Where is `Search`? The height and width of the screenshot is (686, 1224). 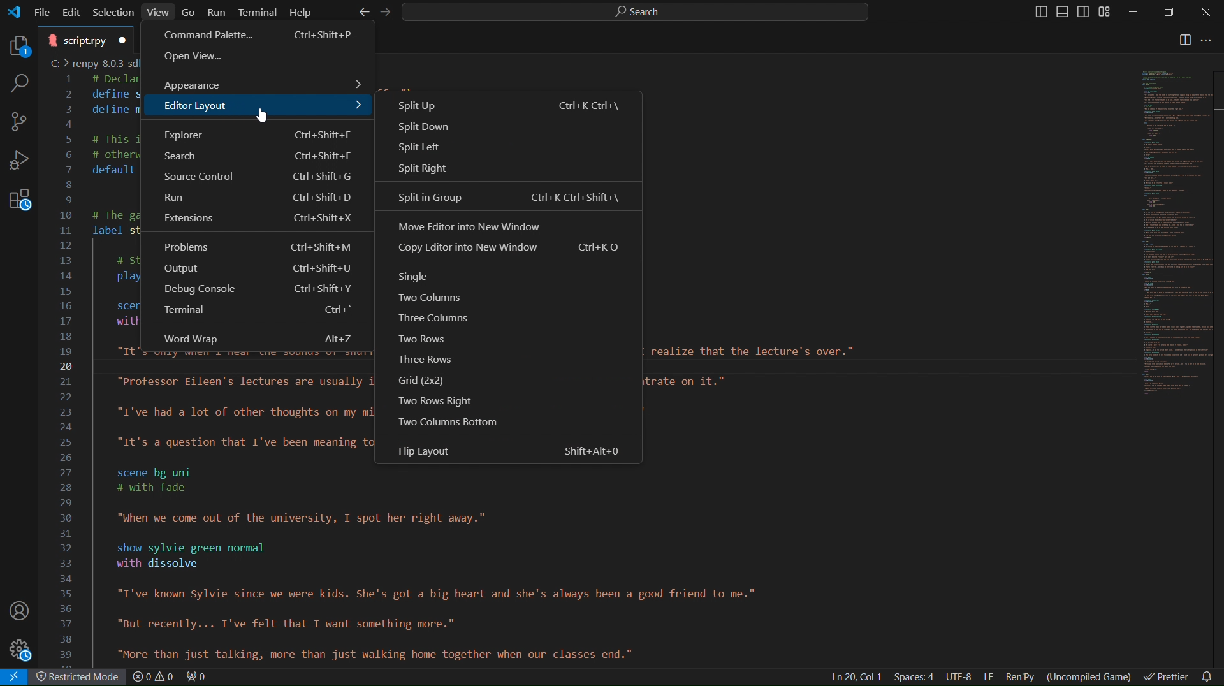
Search is located at coordinates (17, 83).